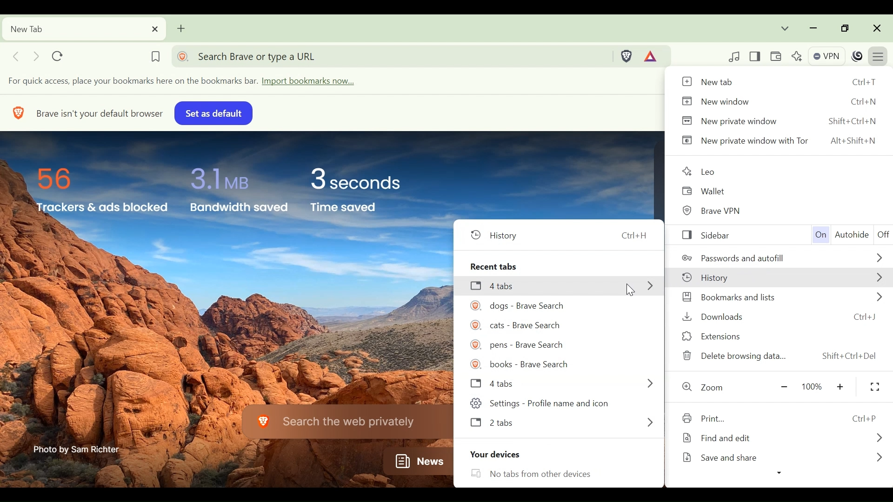 This screenshot has height=502, width=893. I want to click on Control your videos, music and more, so click(734, 56).